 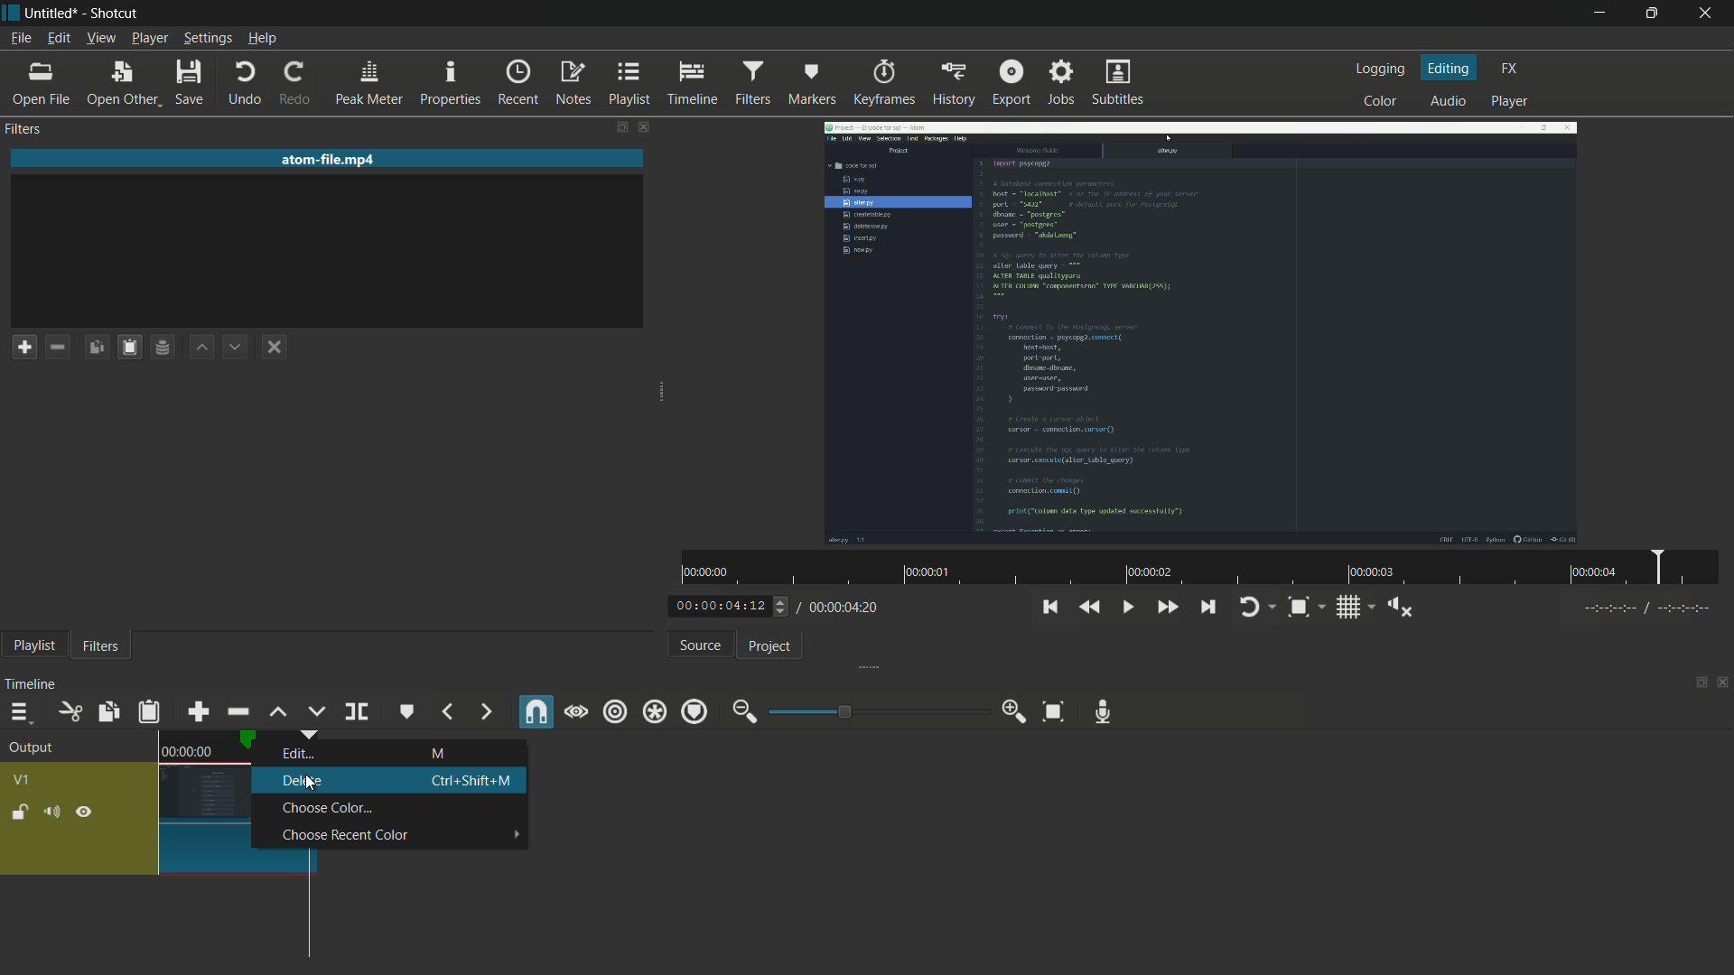 I want to click on color, so click(x=1383, y=102).